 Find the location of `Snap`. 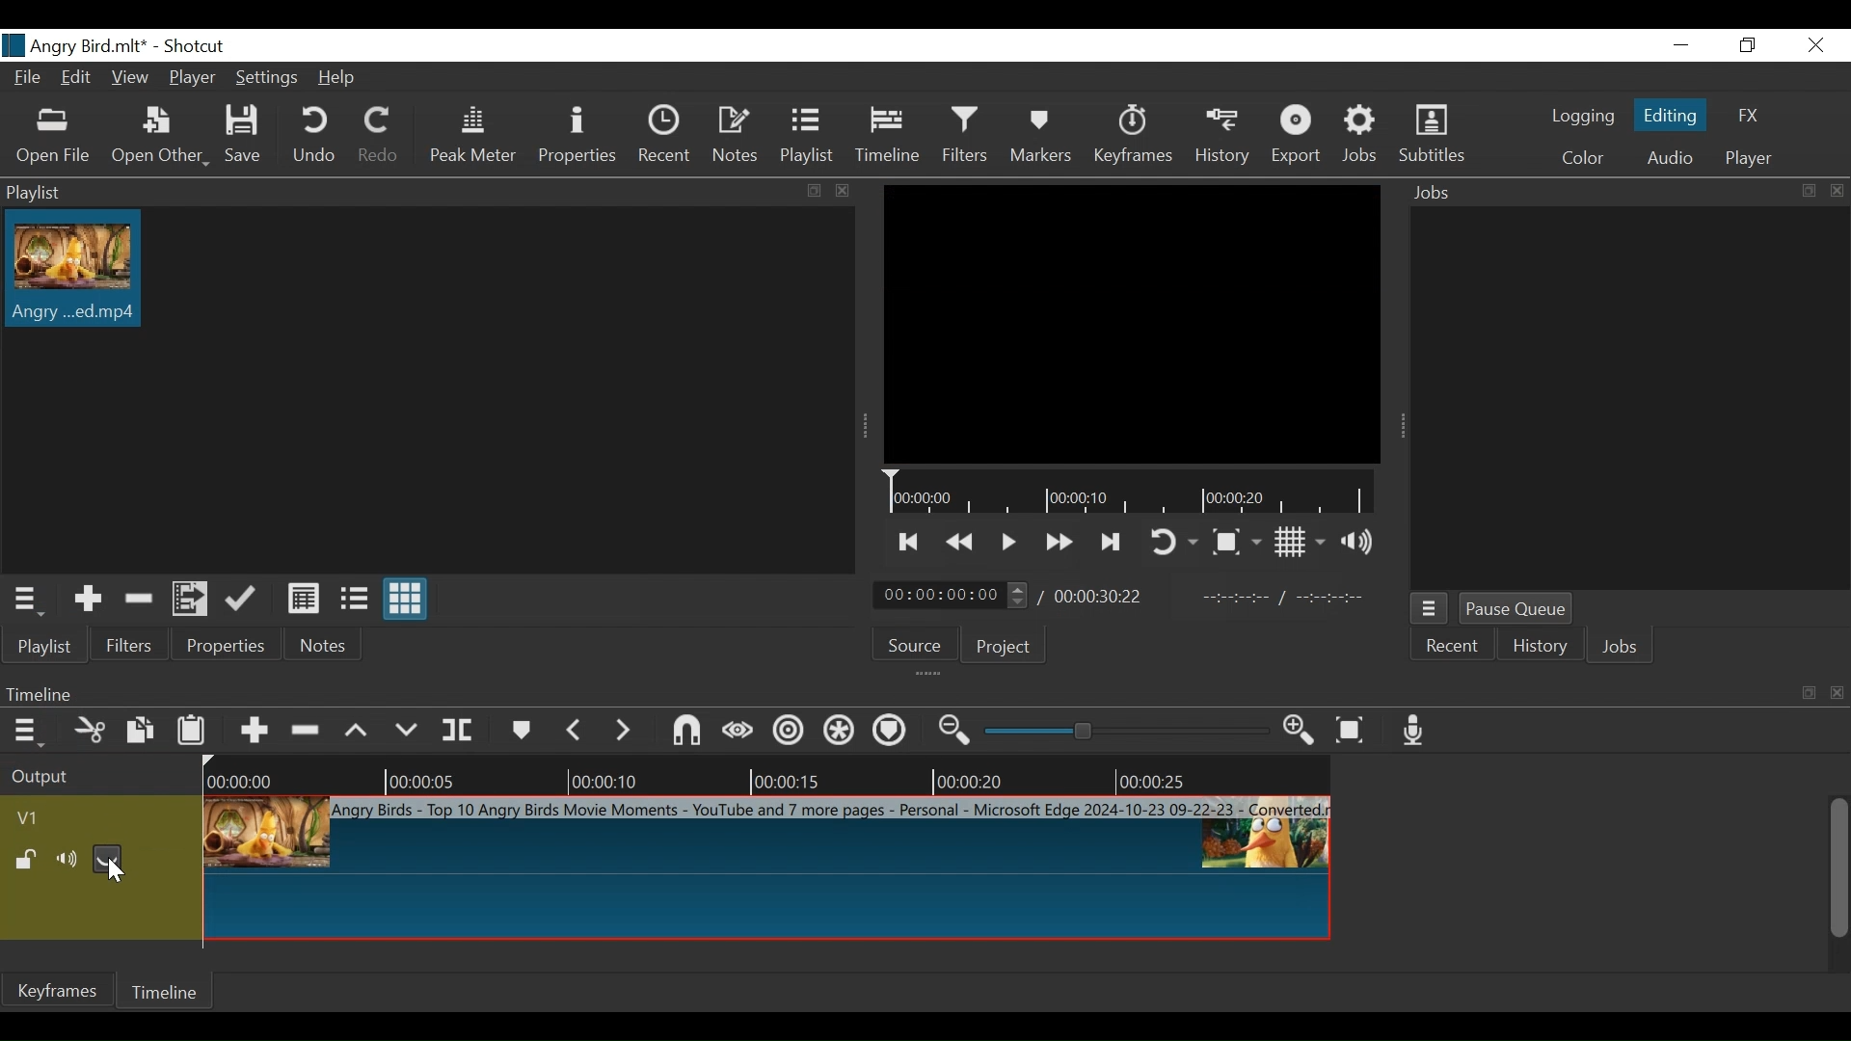

Snap is located at coordinates (685, 731).